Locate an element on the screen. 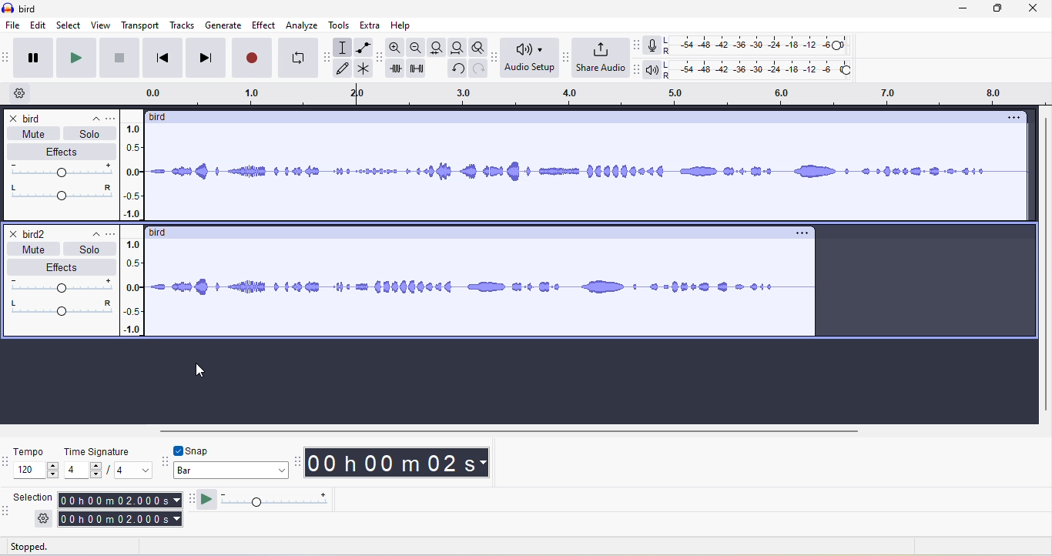  waveform is located at coordinates (481, 288).